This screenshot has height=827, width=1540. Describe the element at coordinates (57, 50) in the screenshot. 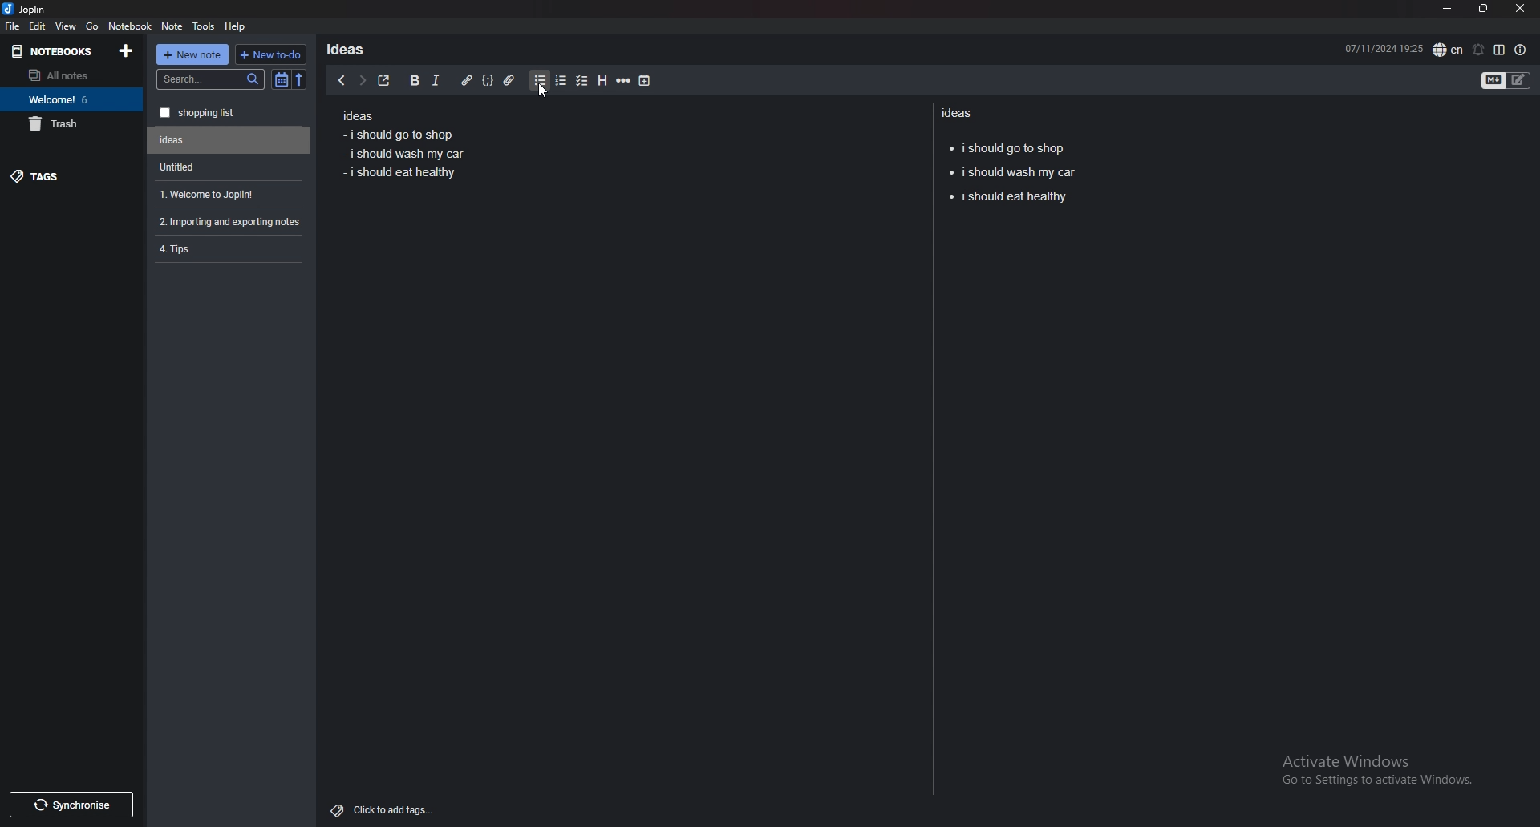

I see `notebooks` at that location.